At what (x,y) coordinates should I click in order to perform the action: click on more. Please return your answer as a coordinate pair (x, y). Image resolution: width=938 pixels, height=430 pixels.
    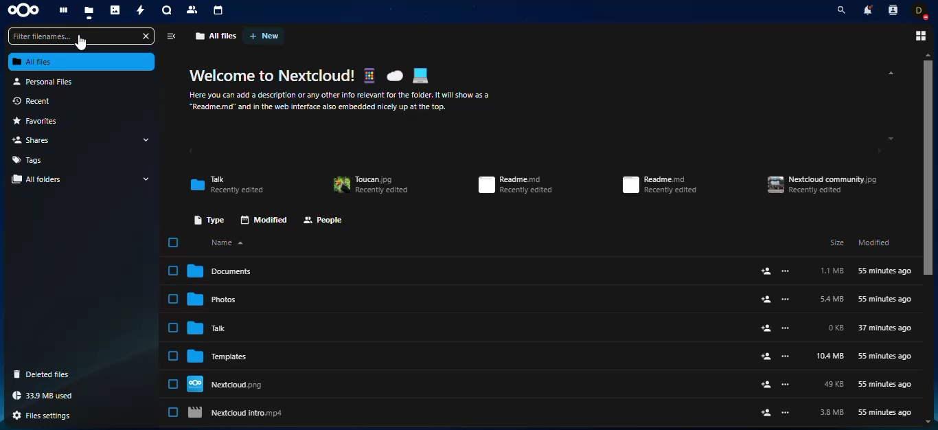
    Looking at the image, I should click on (786, 271).